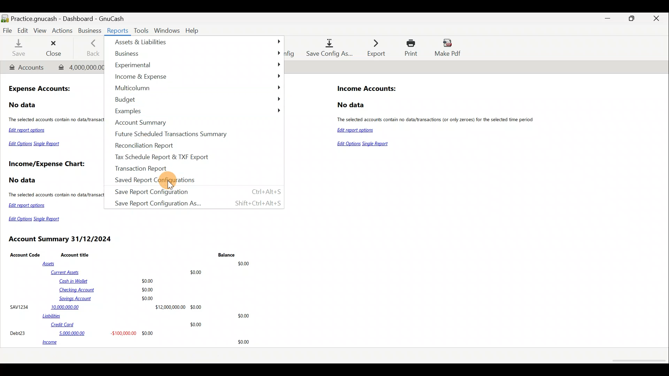 The height and width of the screenshot is (376, 669). What do you see at coordinates (141, 30) in the screenshot?
I see `Tools` at bounding box center [141, 30].